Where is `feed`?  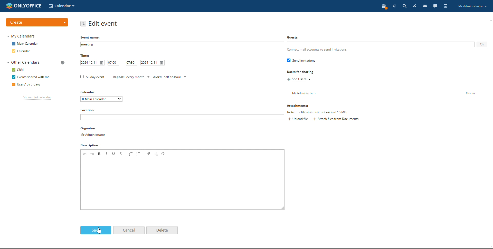
feed is located at coordinates (415, 6).